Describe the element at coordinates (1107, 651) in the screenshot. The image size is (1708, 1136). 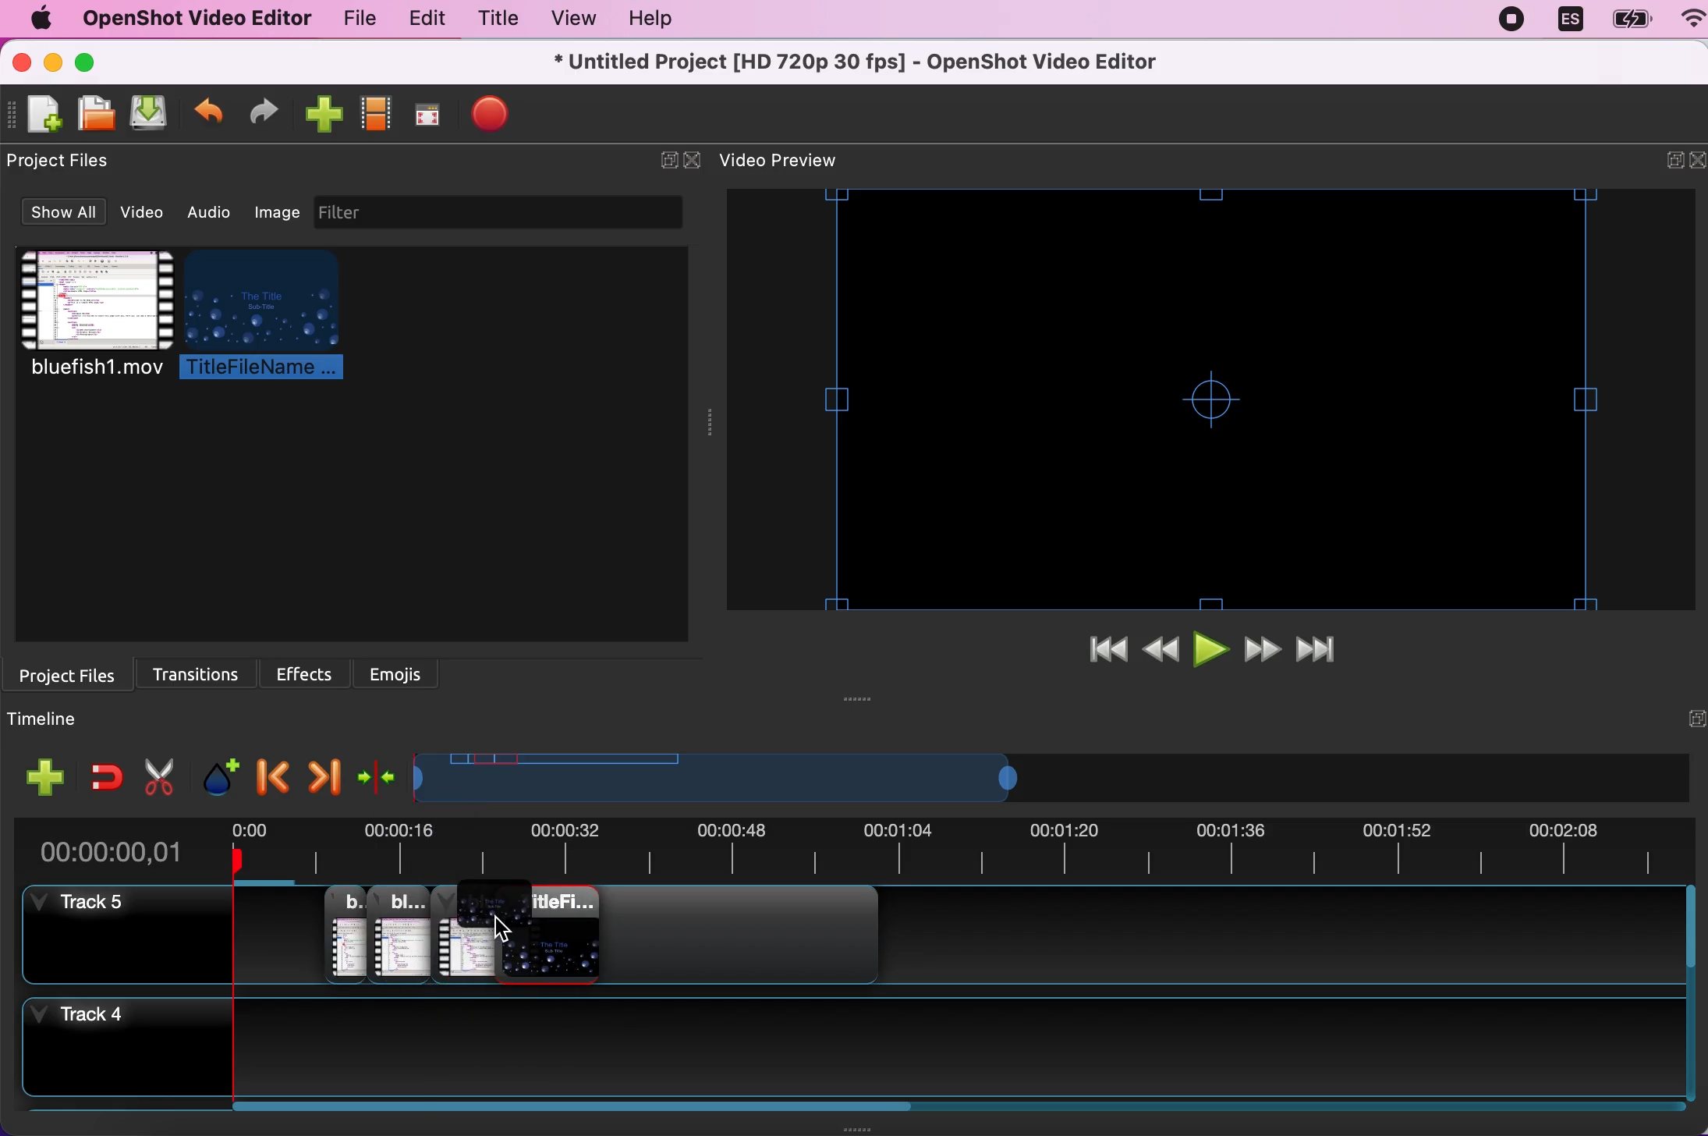
I see `jump to start` at that location.